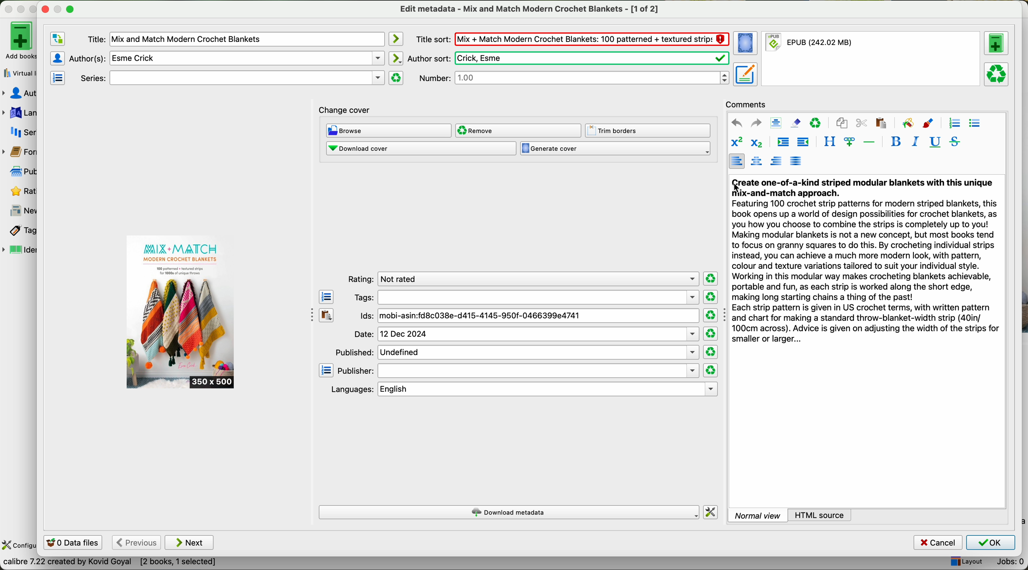  Describe the element at coordinates (907, 122) in the screenshot. I see `background color` at that location.